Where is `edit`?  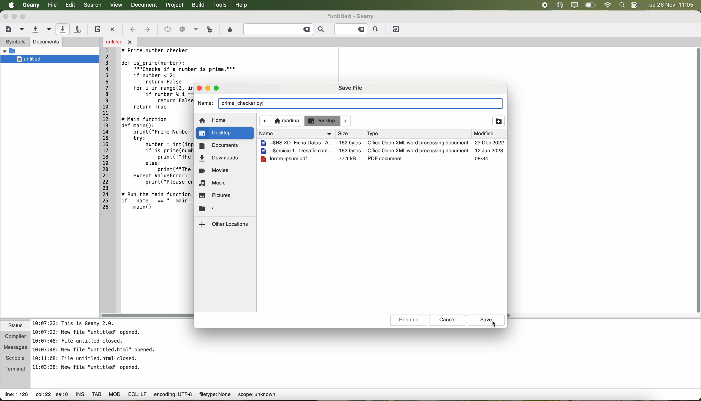 edit is located at coordinates (70, 5).